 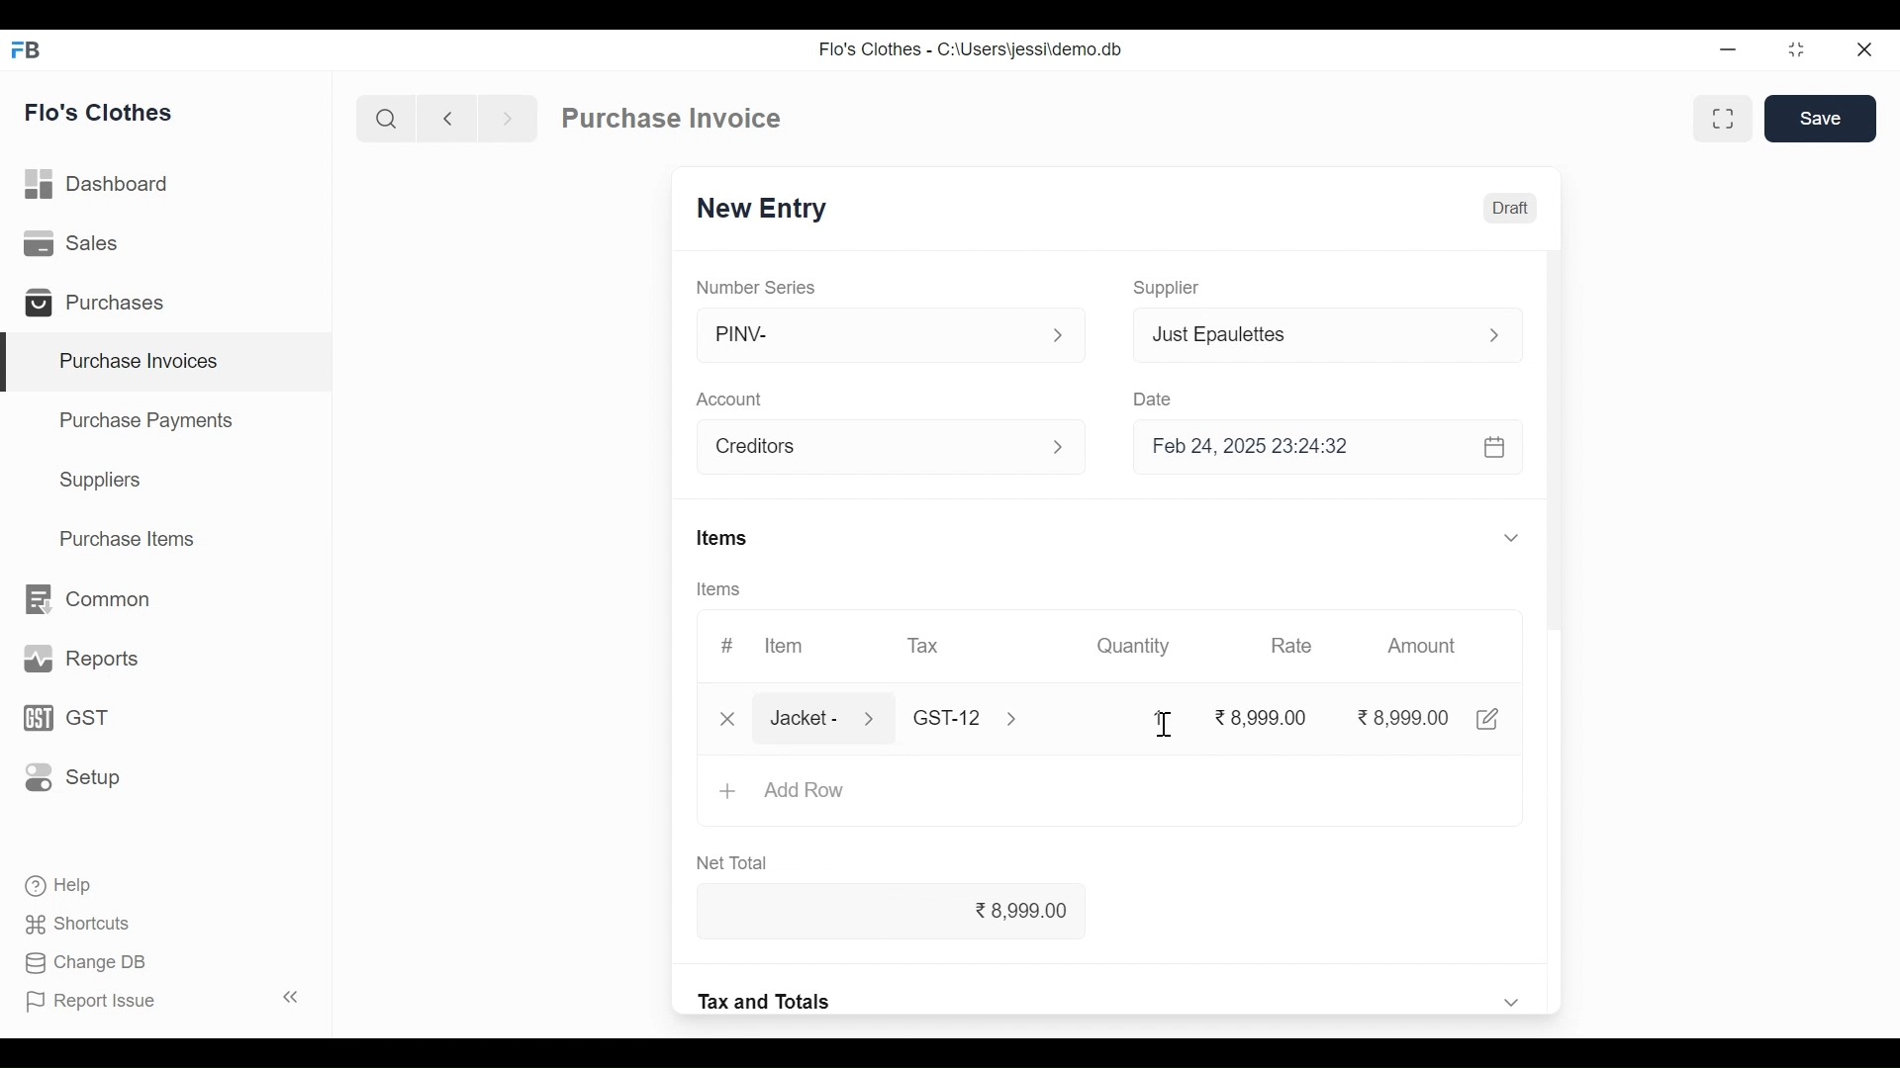 What do you see at coordinates (1719, 121) in the screenshot?
I see `Toggle between form and full width` at bounding box center [1719, 121].